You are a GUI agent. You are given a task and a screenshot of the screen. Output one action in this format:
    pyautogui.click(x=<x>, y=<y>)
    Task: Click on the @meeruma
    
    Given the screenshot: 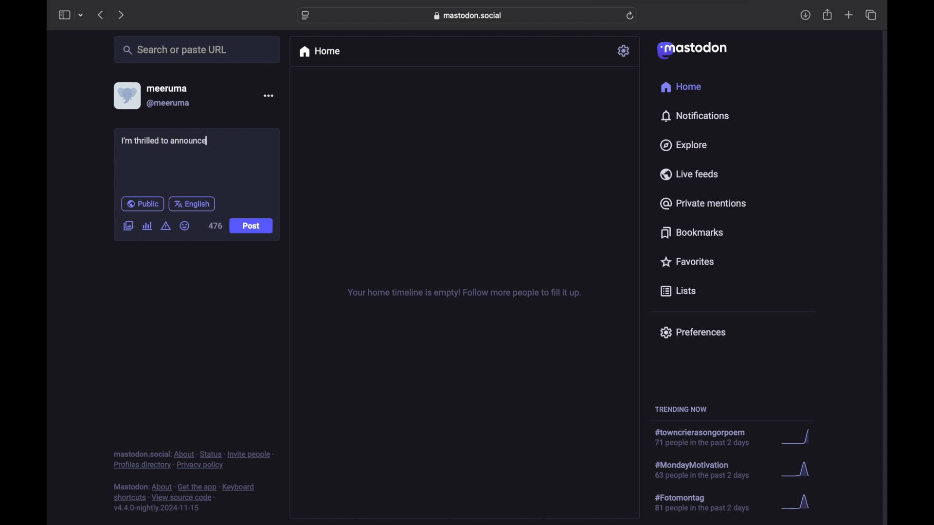 What is the action you would take?
    pyautogui.click(x=169, y=104)
    